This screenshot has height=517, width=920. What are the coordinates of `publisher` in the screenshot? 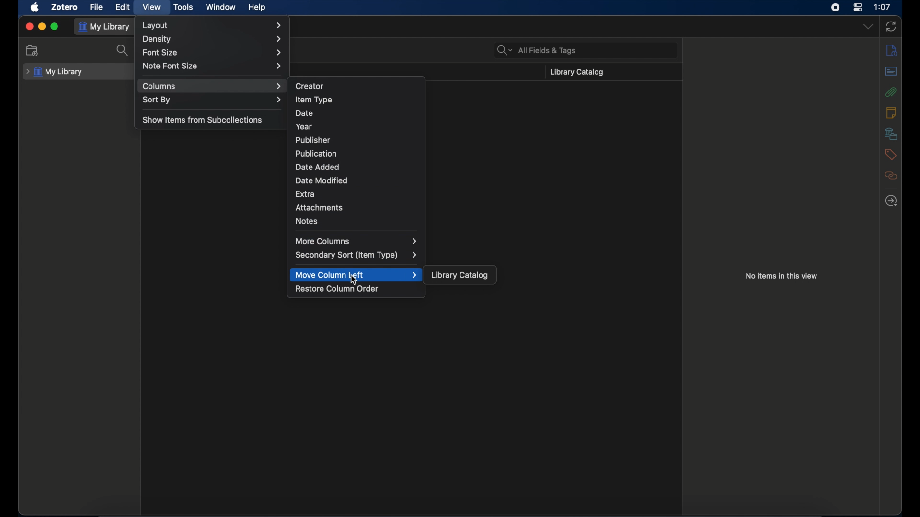 It's located at (313, 140).